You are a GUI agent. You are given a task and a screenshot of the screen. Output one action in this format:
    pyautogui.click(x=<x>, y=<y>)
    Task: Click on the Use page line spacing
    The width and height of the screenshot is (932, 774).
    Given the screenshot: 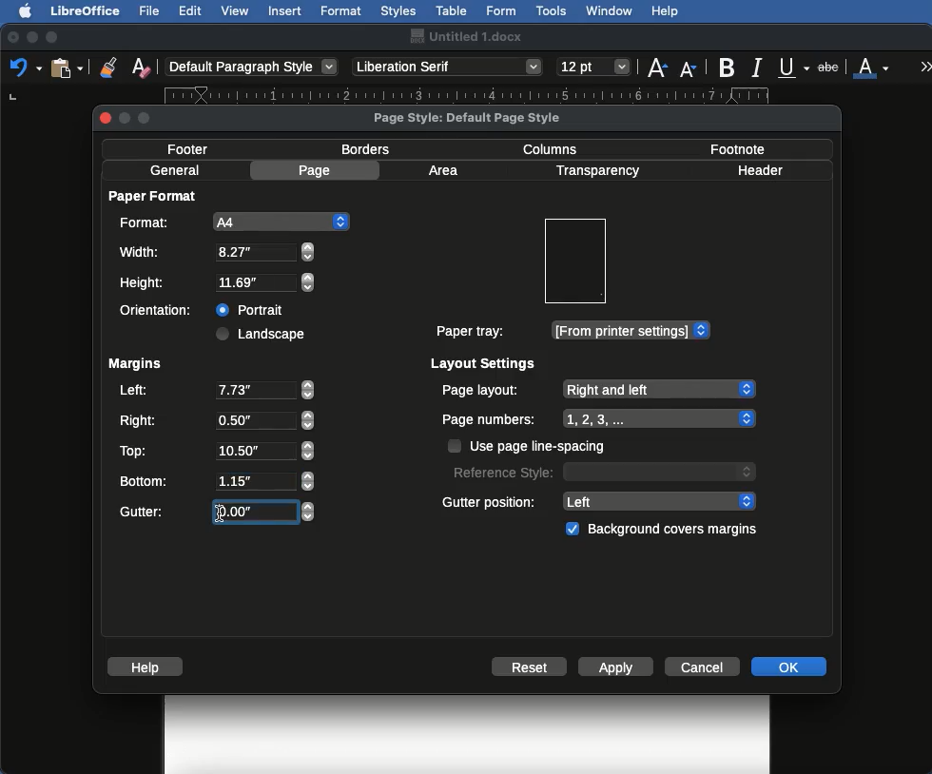 What is the action you would take?
    pyautogui.click(x=529, y=446)
    